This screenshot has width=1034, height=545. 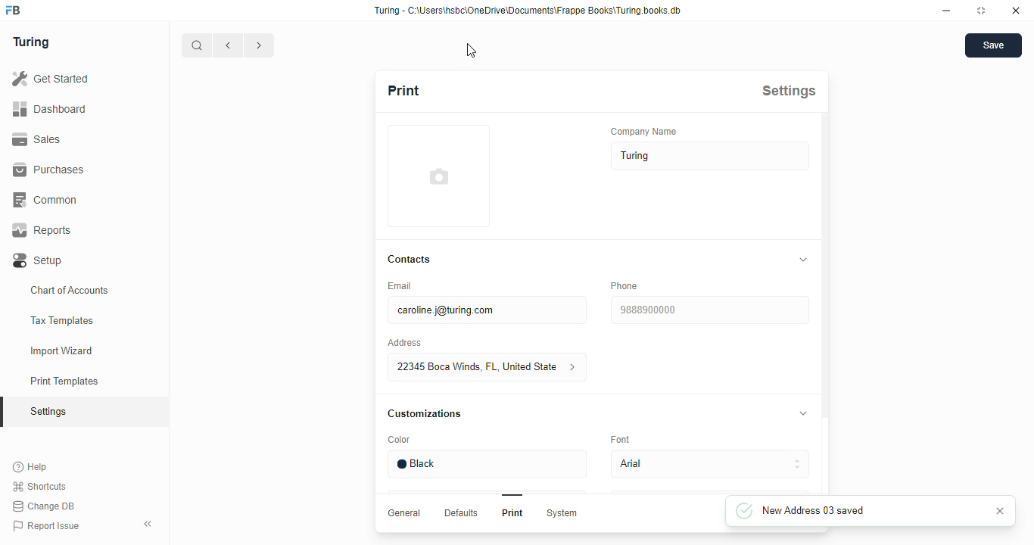 What do you see at coordinates (644, 131) in the screenshot?
I see `company name` at bounding box center [644, 131].